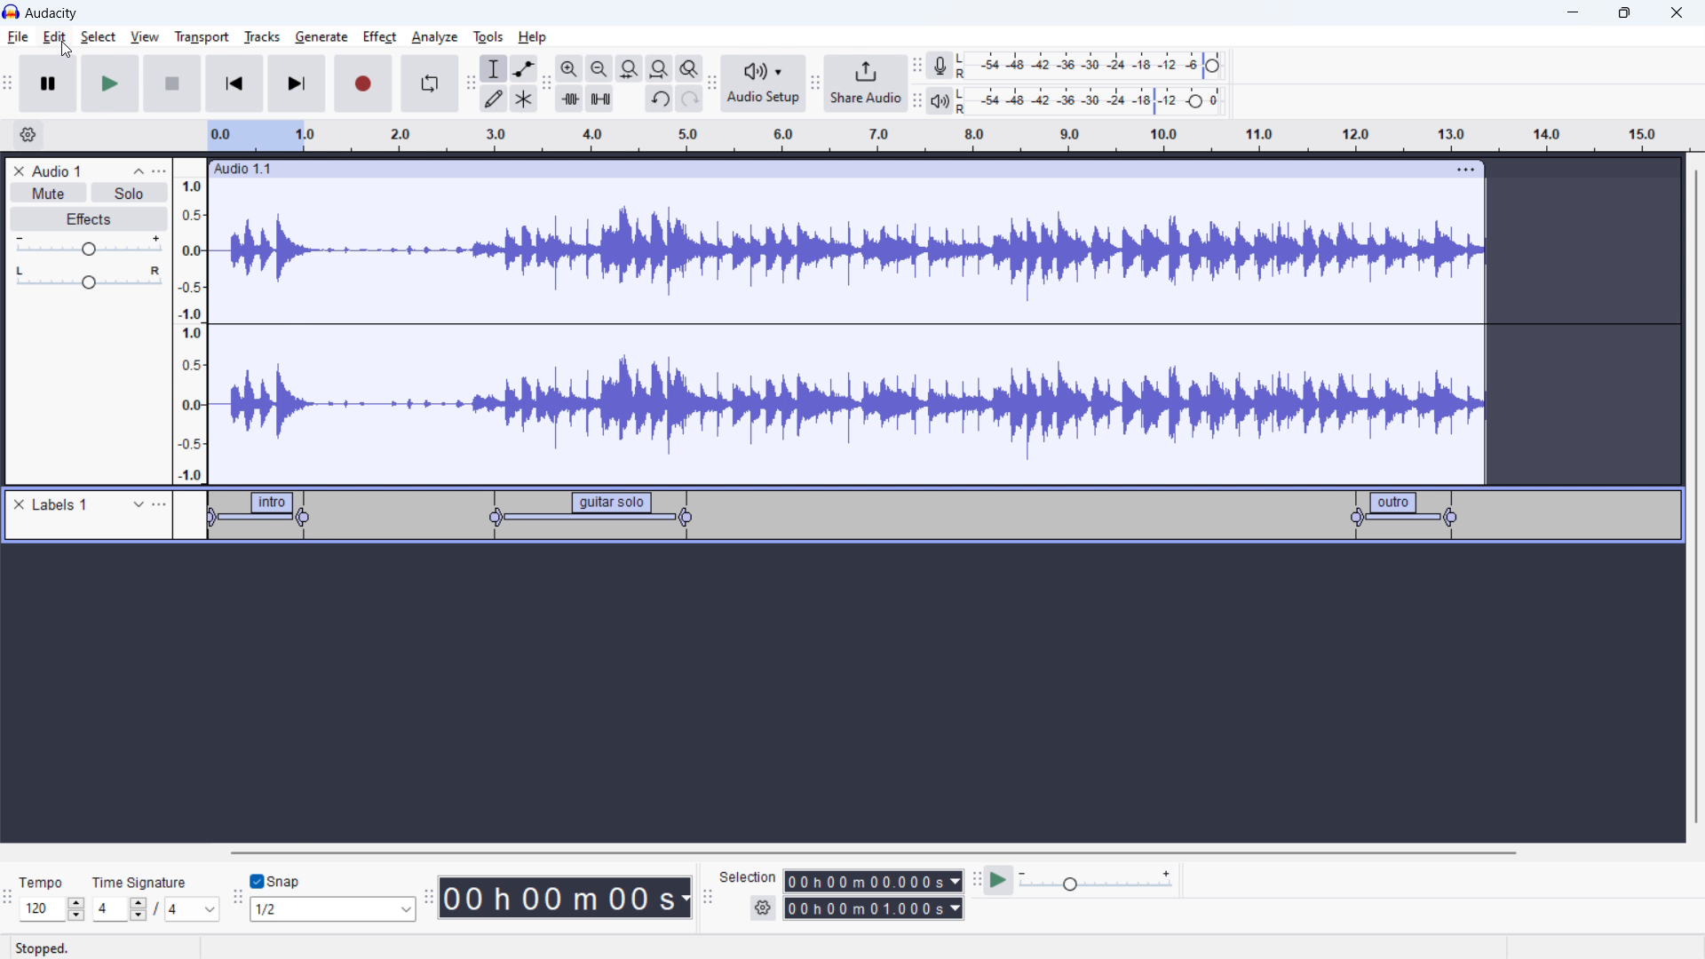  Describe the element at coordinates (1101, 66) in the screenshot. I see `recording level` at that location.